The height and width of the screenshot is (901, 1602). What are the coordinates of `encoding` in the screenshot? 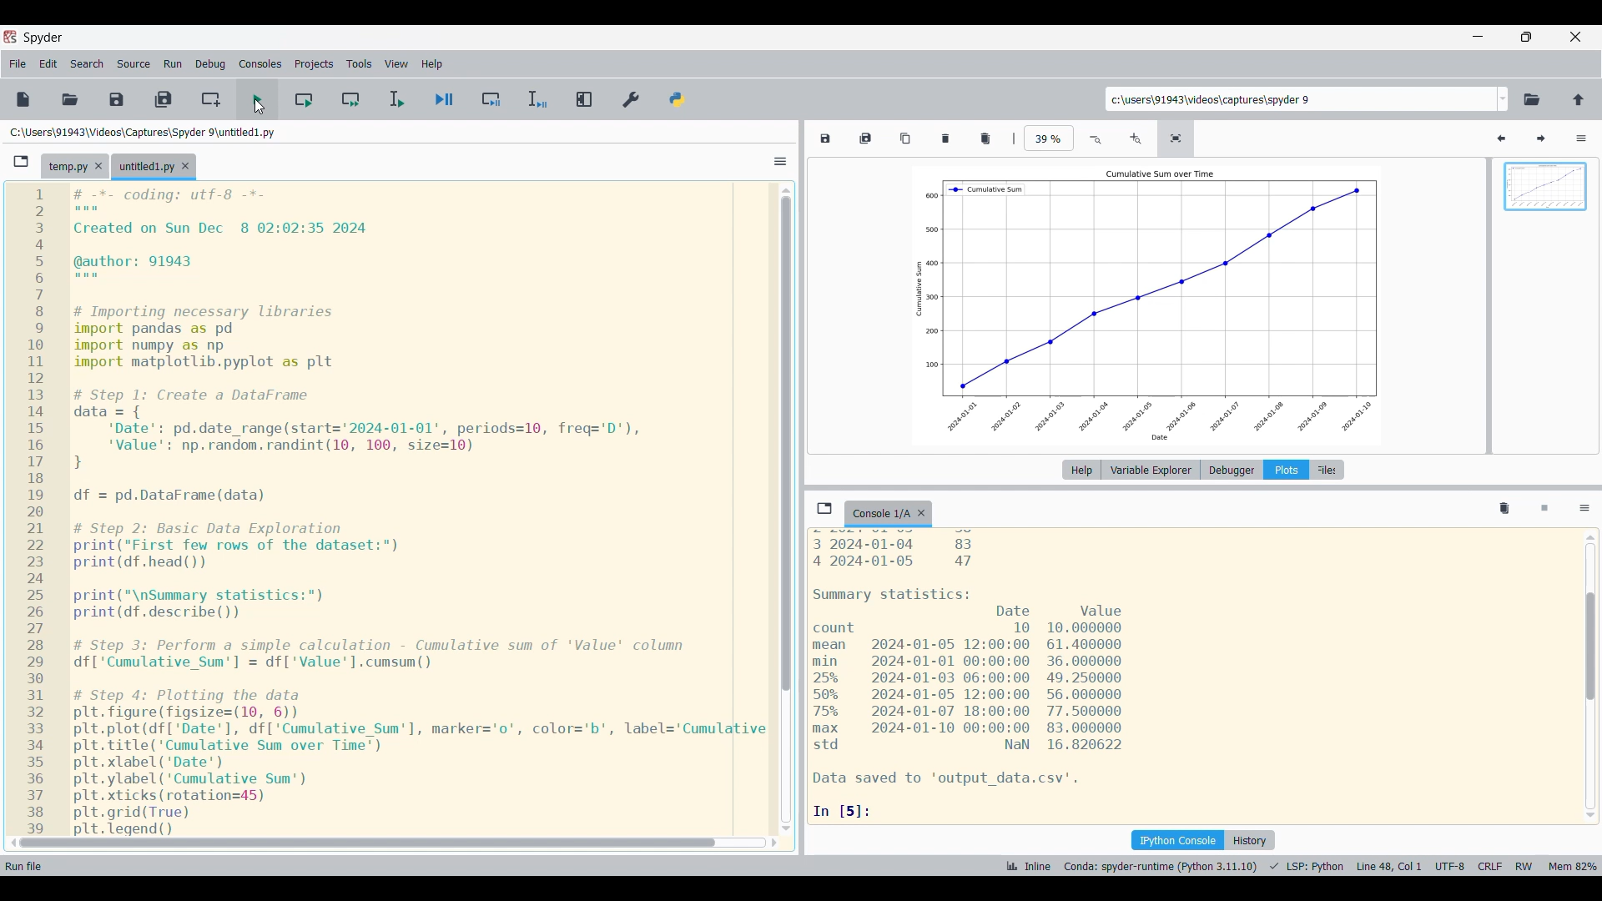 It's located at (1446, 865).